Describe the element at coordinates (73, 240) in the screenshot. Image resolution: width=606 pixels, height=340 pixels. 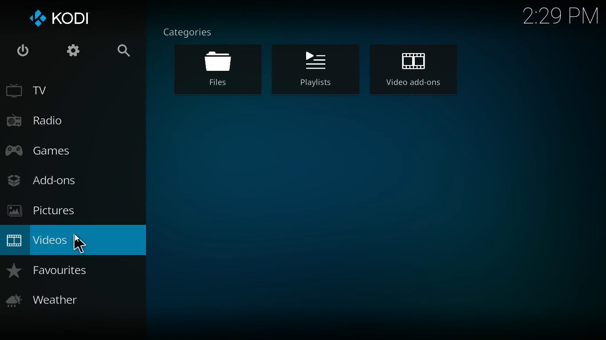
I see `videos` at that location.